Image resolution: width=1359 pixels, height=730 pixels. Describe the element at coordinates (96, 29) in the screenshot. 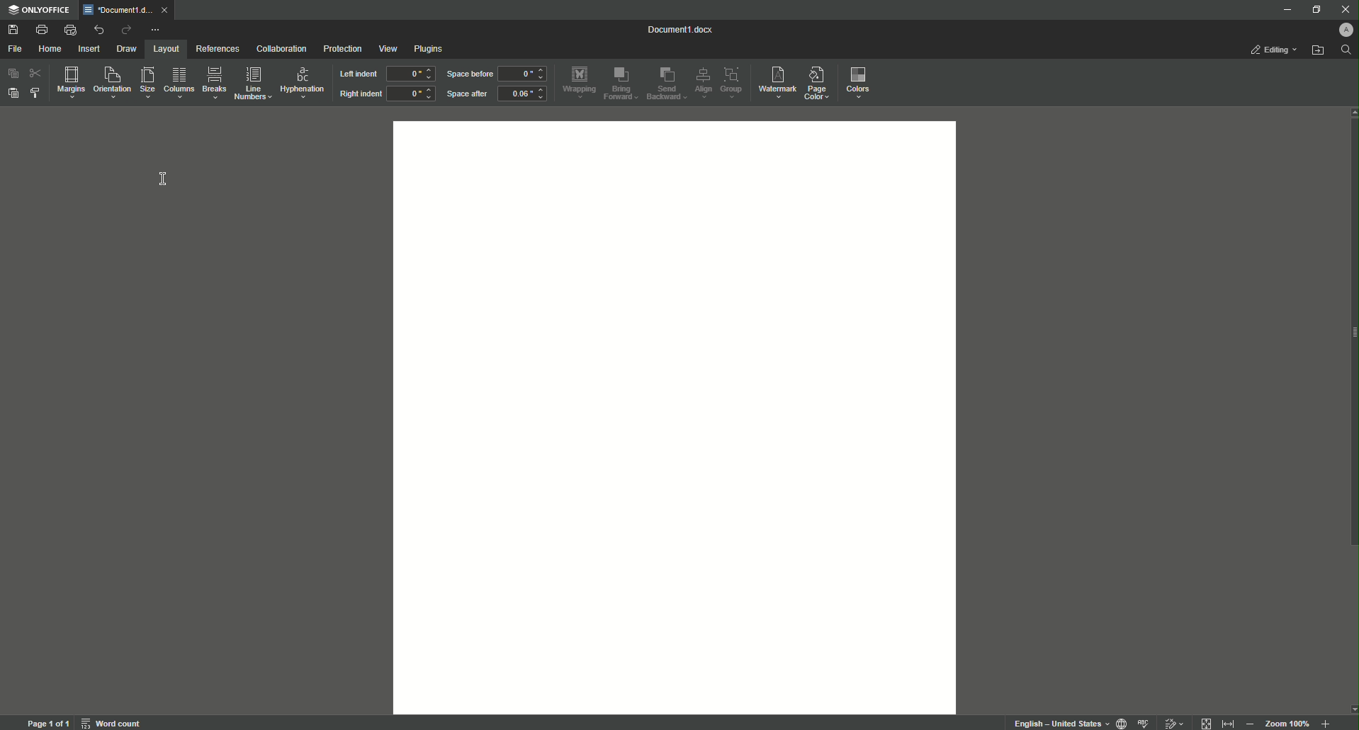

I see `Undo` at that location.